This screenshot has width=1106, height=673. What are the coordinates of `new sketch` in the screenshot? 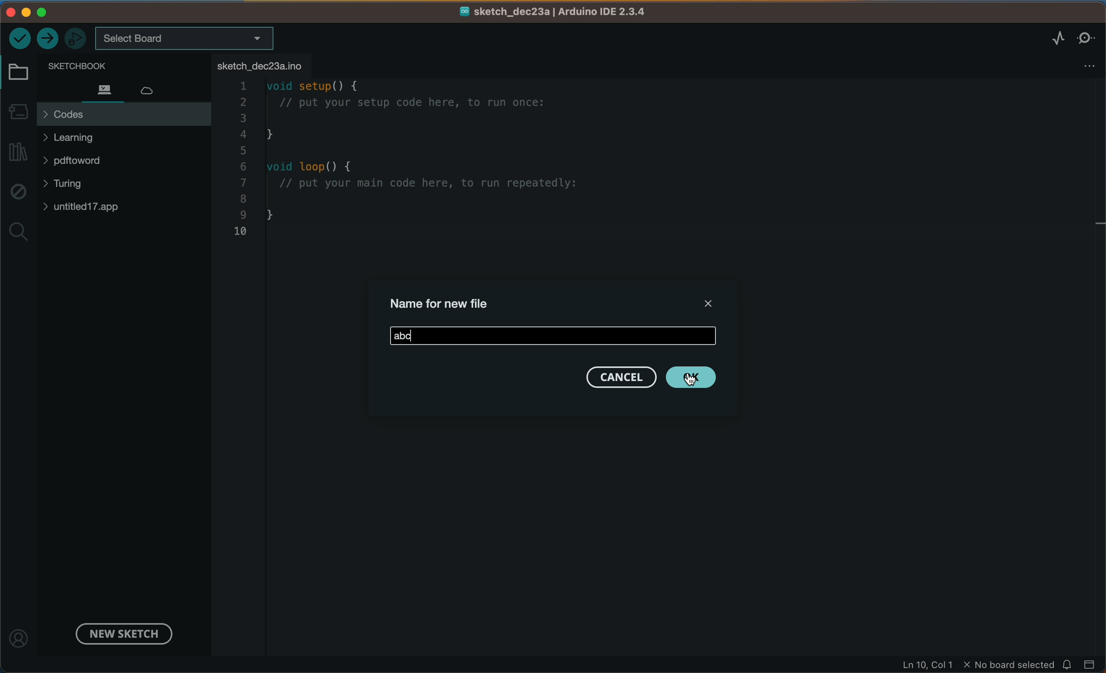 It's located at (121, 633).